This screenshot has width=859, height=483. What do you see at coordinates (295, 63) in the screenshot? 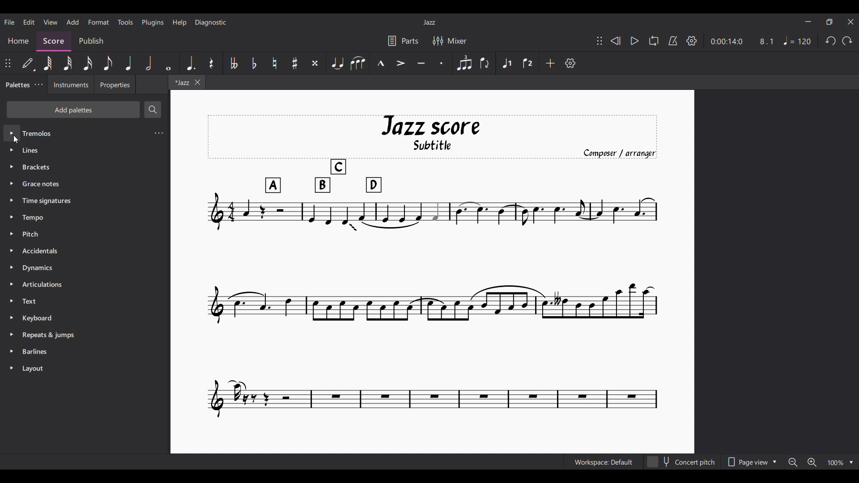
I see `Toggle sharp` at bounding box center [295, 63].